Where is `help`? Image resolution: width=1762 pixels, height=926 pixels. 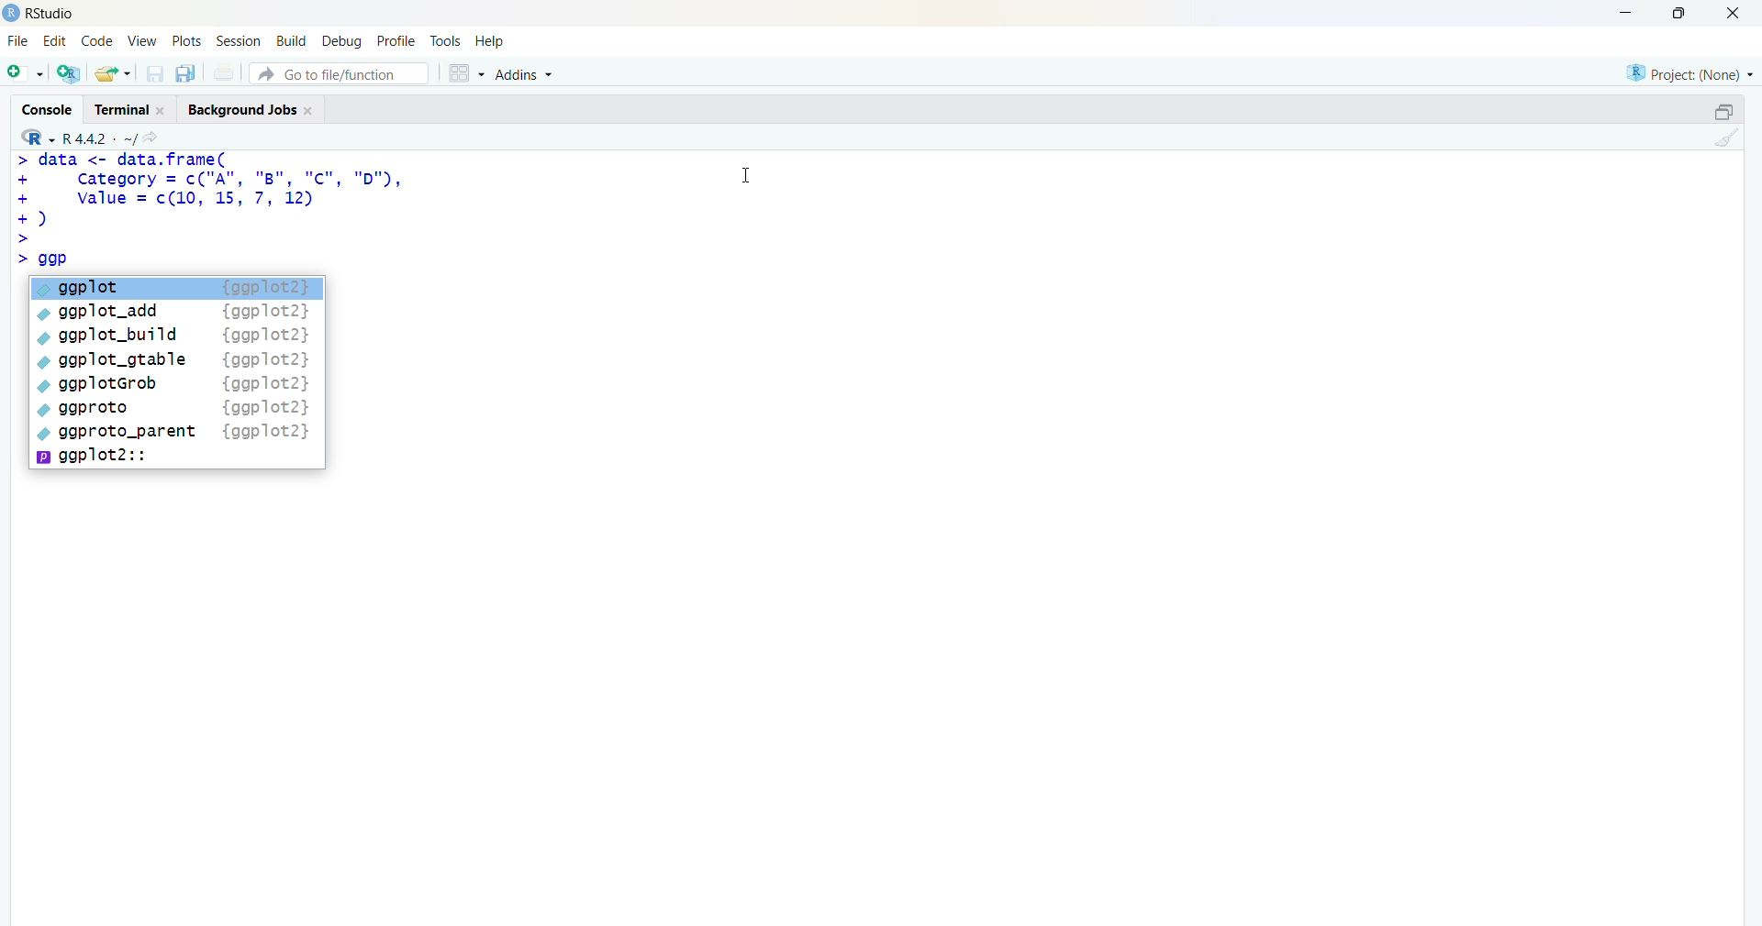
help is located at coordinates (493, 41).